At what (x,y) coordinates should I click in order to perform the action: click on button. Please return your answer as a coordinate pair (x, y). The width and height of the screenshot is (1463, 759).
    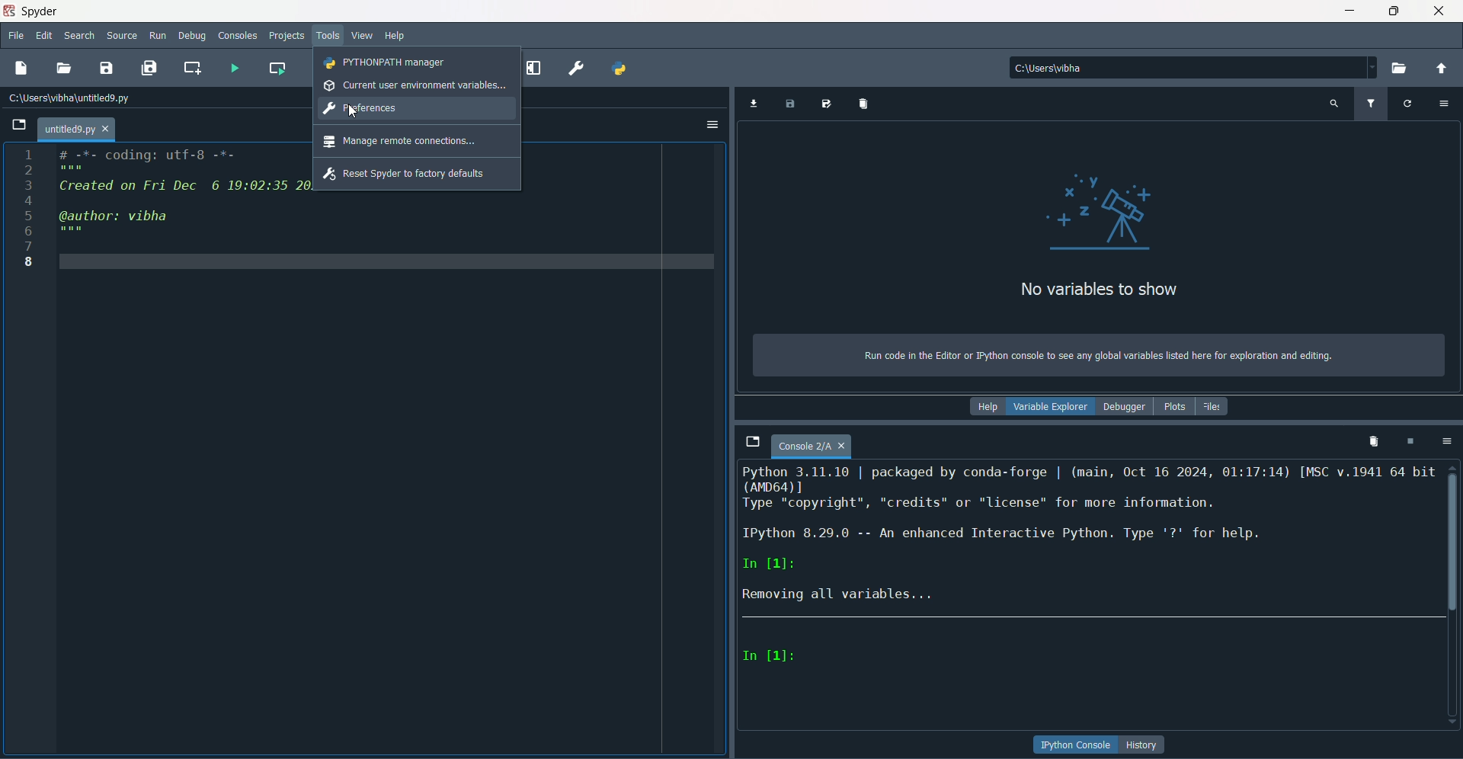
    Looking at the image, I should click on (1076, 745).